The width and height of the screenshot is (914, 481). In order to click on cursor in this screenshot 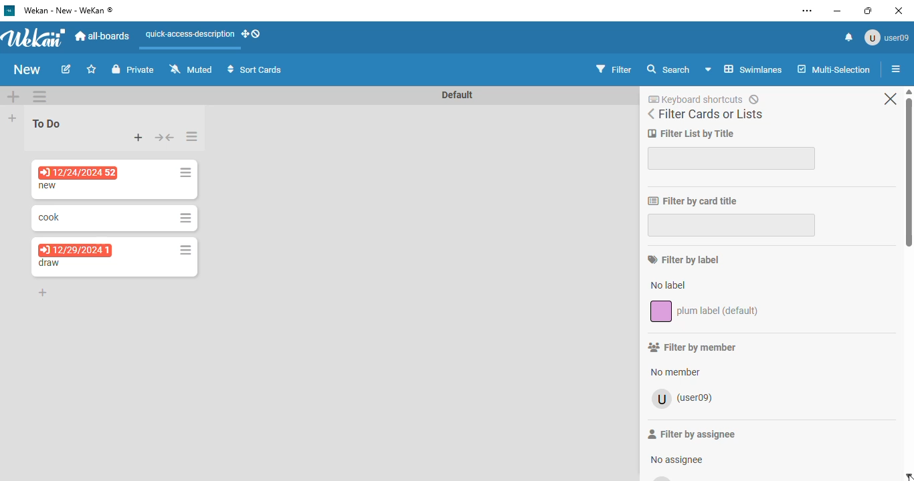, I will do `click(911, 477)`.